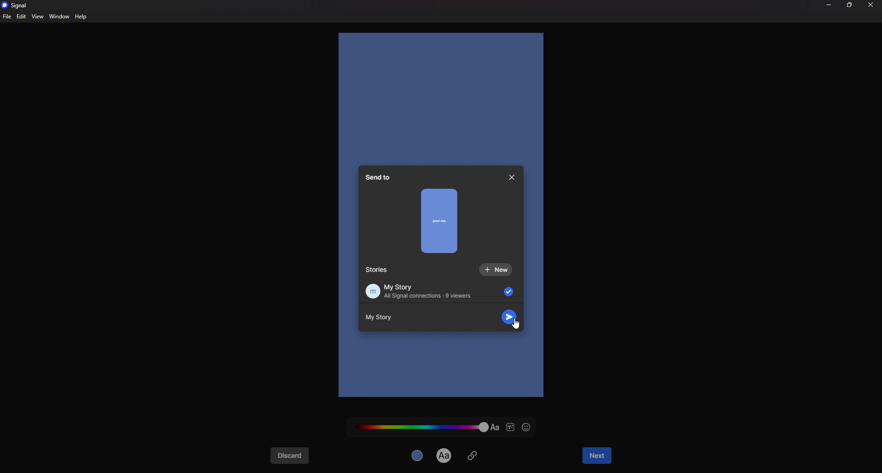  What do you see at coordinates (850, 5) in the screenshot?
I see `resize` at bounding box center [850, 5].